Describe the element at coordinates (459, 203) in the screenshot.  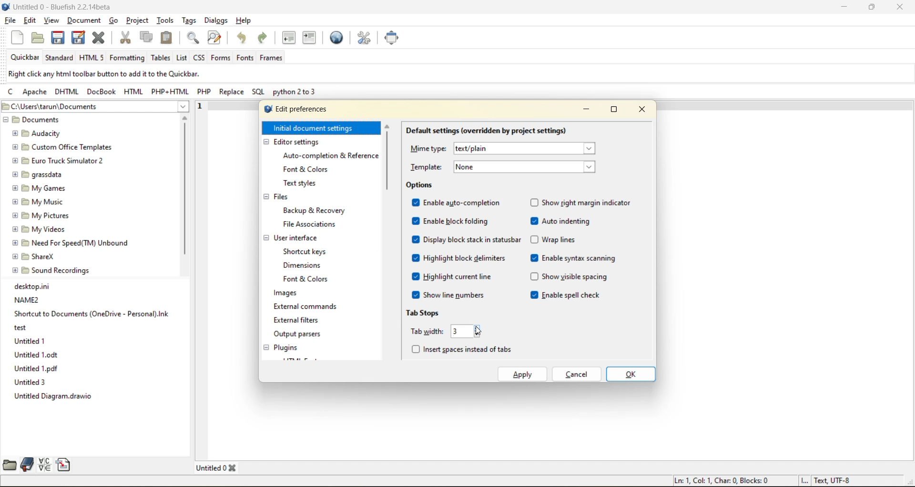
I see `enable auto completions` at that location.